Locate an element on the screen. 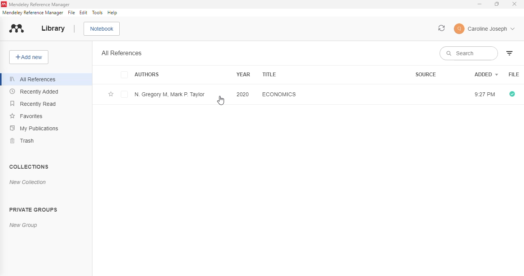 This screenshot has width=524, height=276. 9:27 PM is located at coordinates (485, 94).